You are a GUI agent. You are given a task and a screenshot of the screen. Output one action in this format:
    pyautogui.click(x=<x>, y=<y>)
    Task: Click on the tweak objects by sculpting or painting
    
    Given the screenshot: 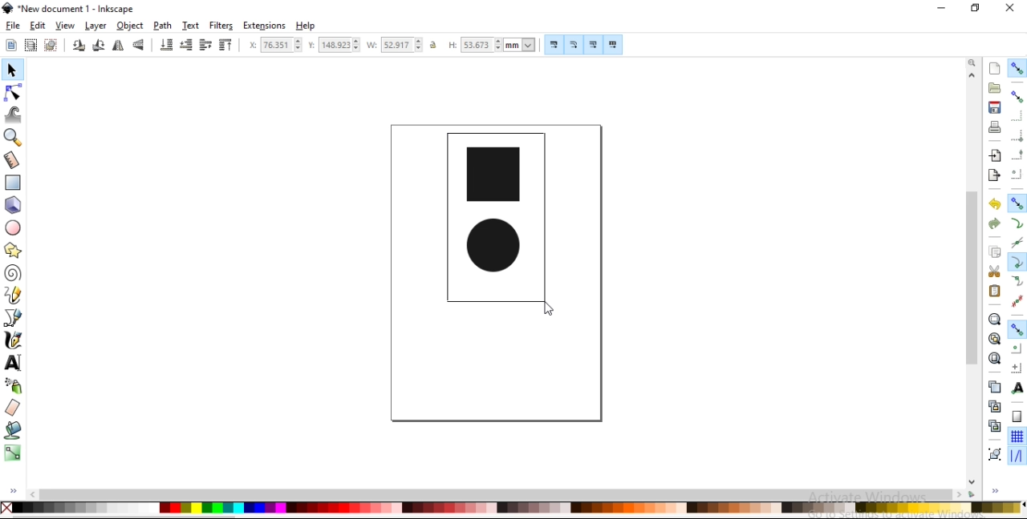 What is the action you would take?
    pyautogui.click(x=14, y=116)
    